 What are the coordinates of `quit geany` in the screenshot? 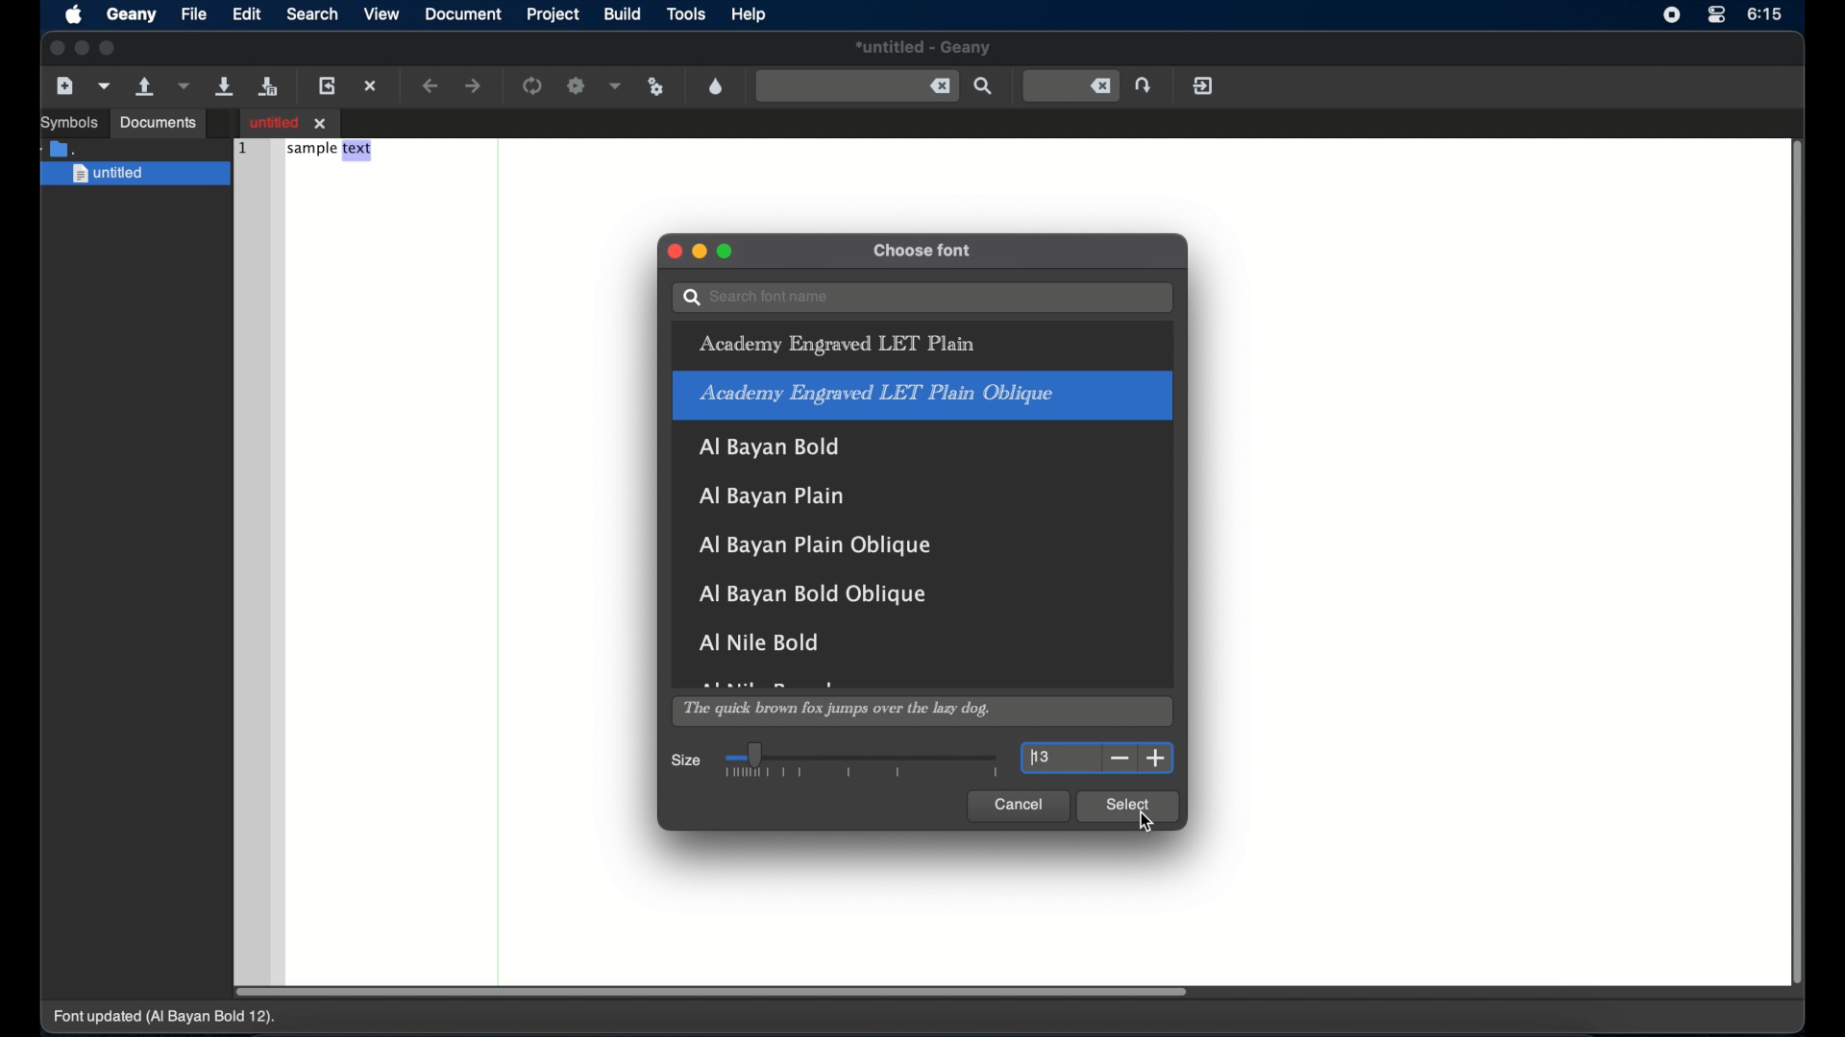 It's located at (1203, 85).